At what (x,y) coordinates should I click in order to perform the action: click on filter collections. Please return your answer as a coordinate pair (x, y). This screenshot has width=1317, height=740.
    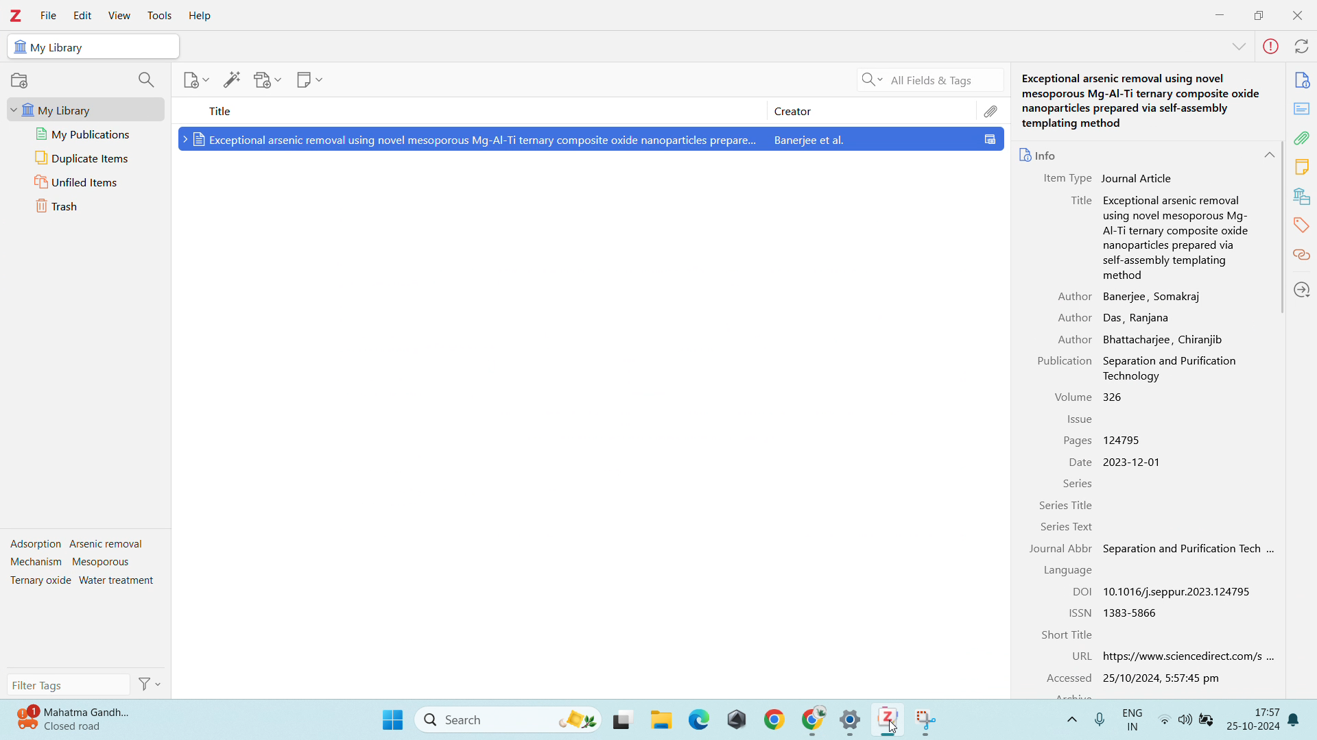
    Looking at the image, I should click on (147, 79).